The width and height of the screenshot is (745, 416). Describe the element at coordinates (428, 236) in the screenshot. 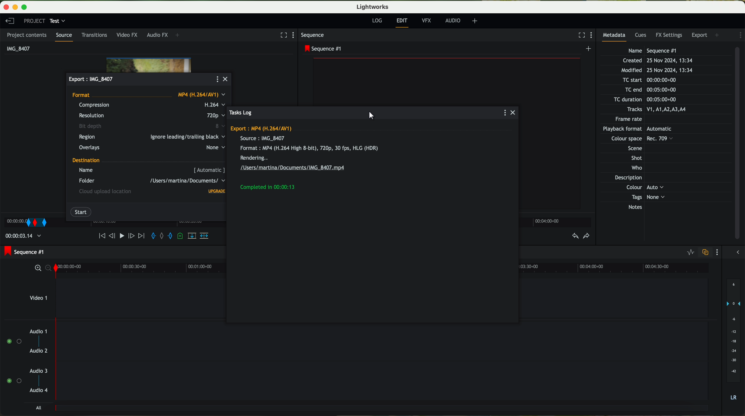

I see `nudge one frame foward` at that location.